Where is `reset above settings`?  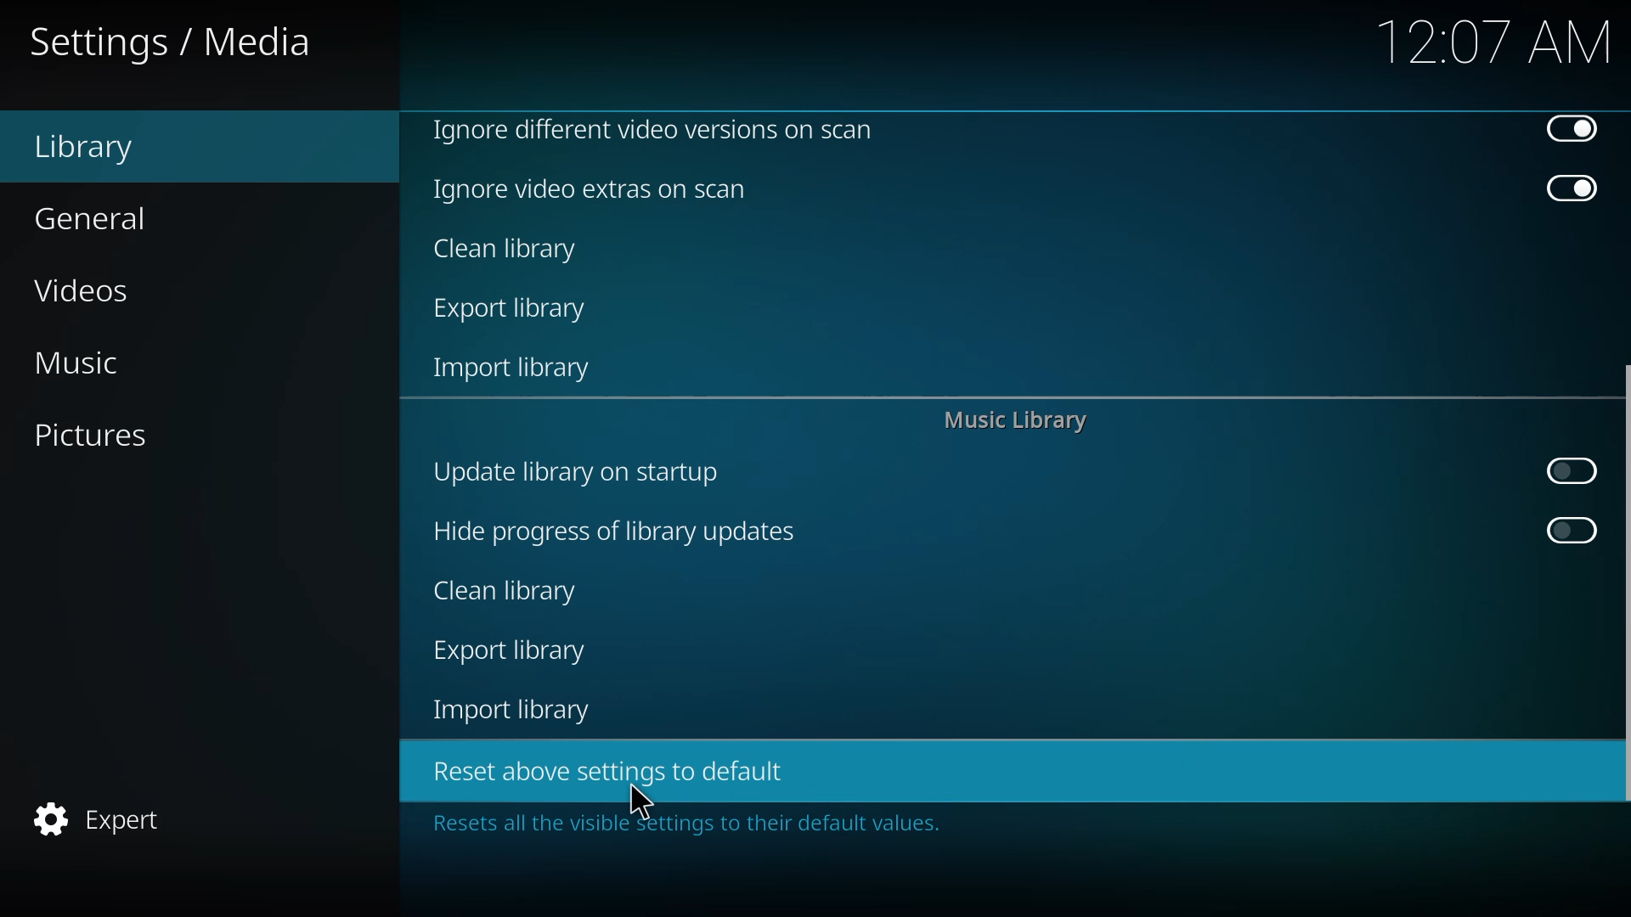
reset above settings is located at coordinates (603, 769).